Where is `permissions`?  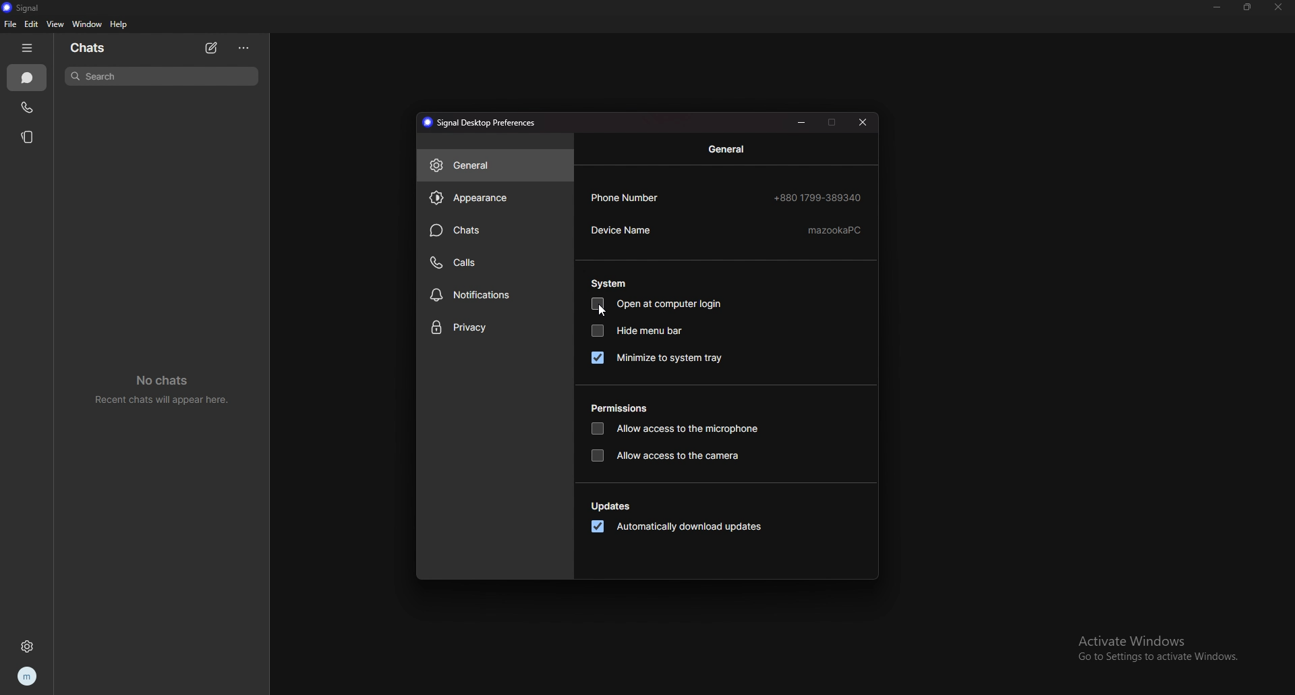 permissions is located at coordinates (623, 409).